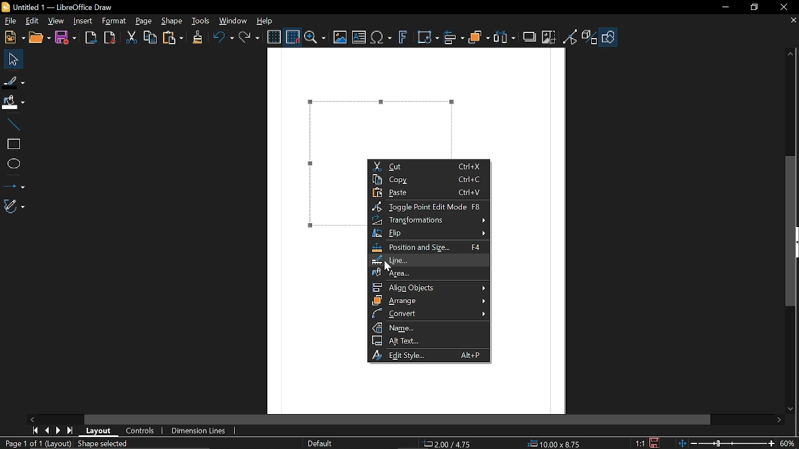 The height and width of the screenshot is (449, 799). Describe the element at coordinates (33, 21) in the screenshot. I see `Edit` at that location.